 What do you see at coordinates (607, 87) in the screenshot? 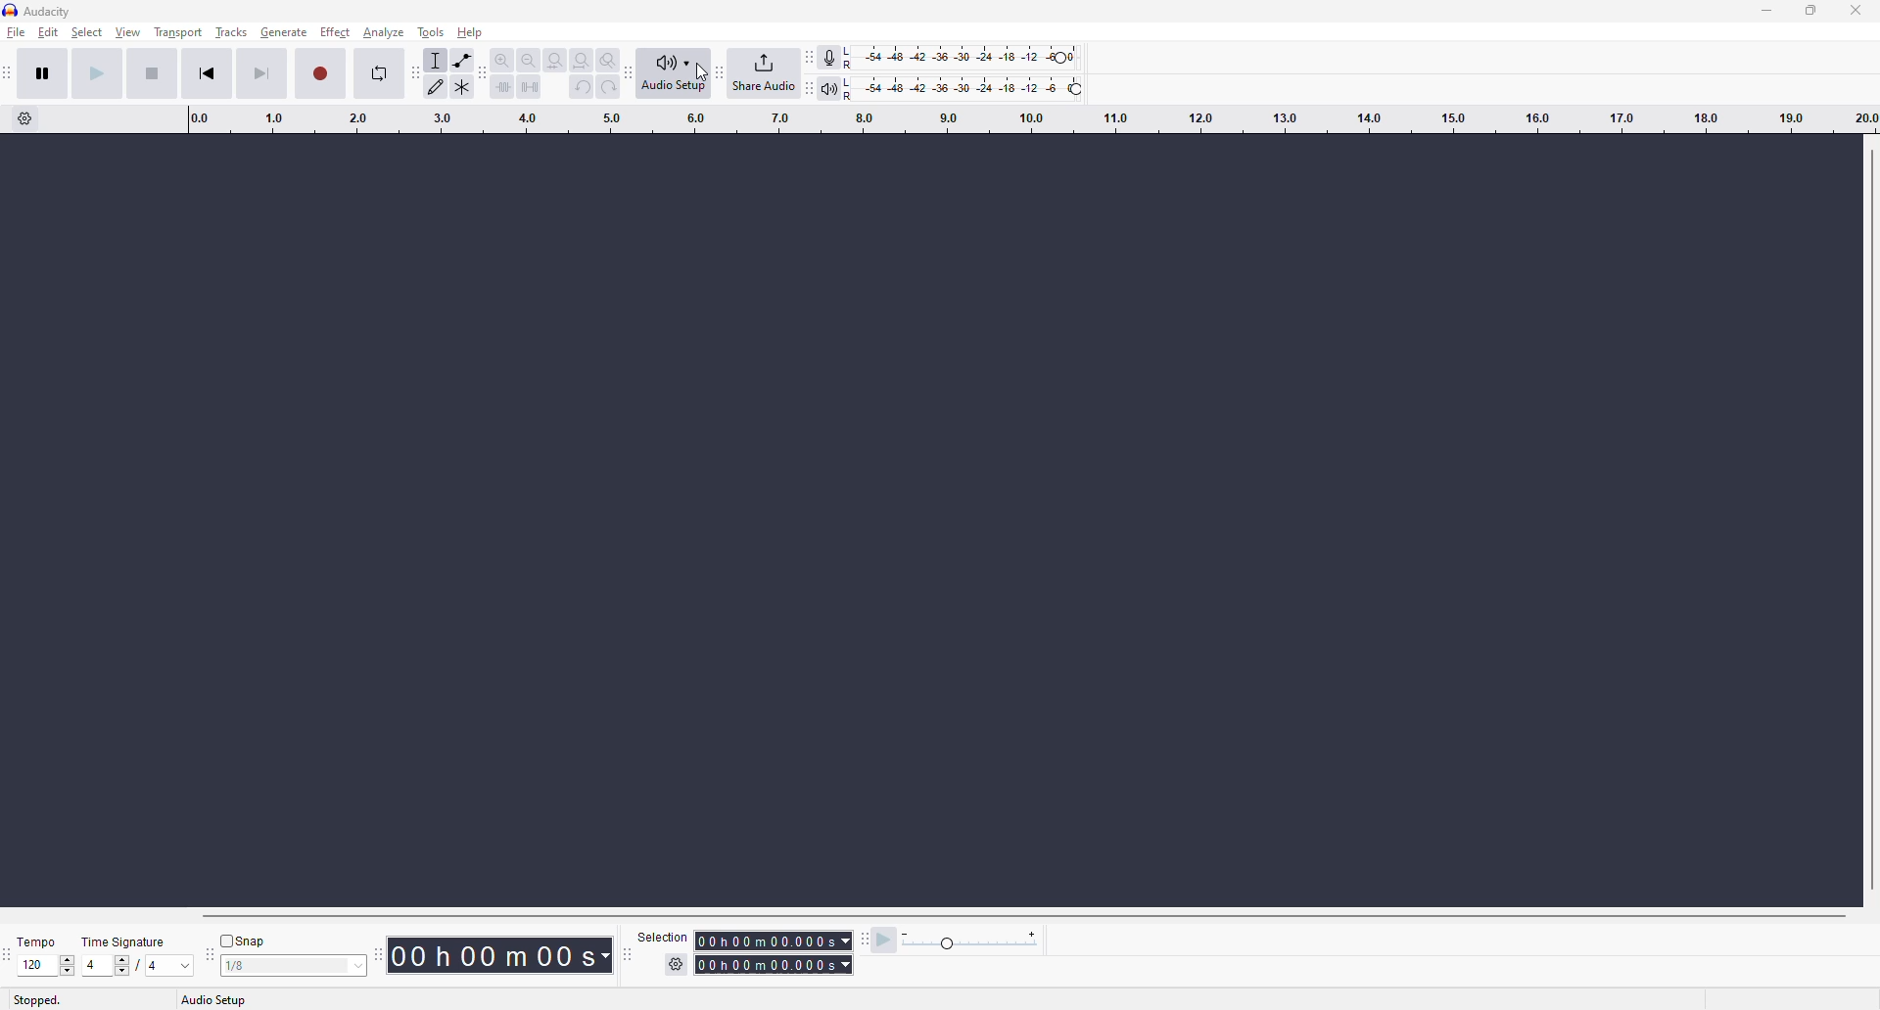
I see `redo` at bounding box center [607, 87].